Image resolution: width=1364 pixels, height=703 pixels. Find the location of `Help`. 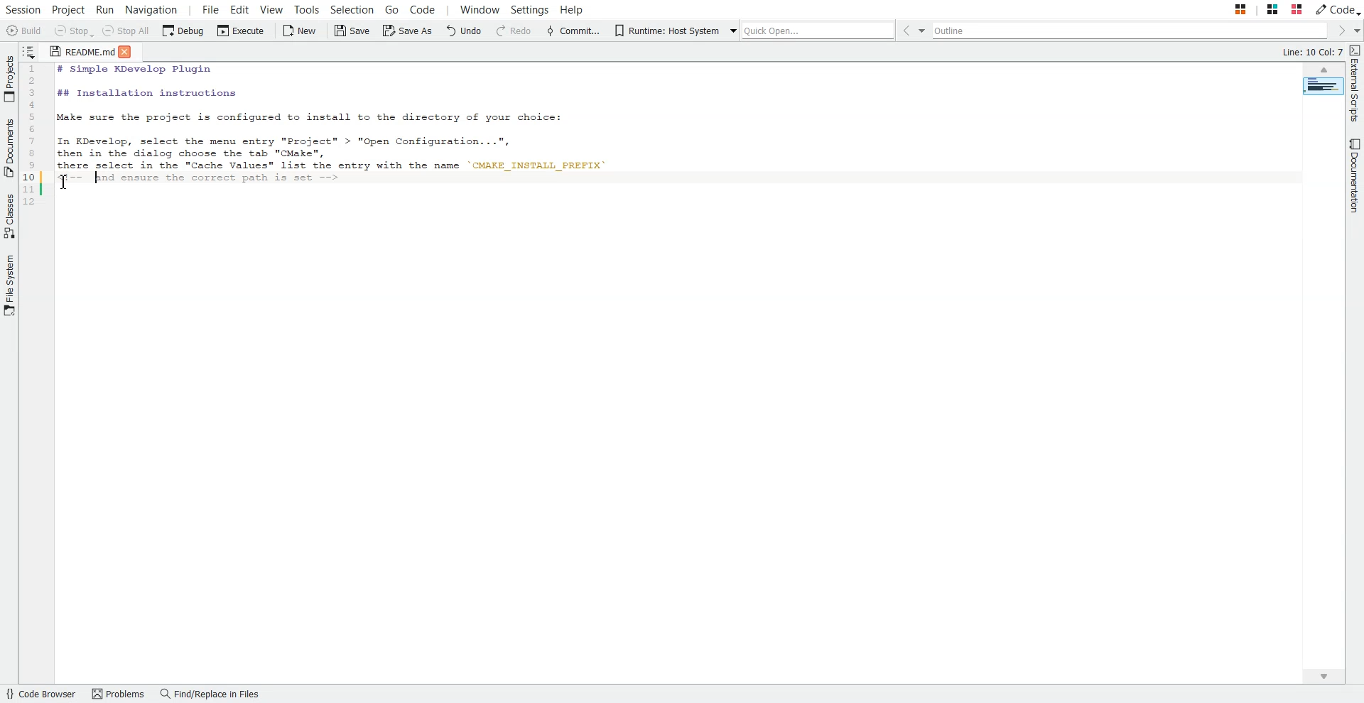

Help is located at coordinates (572, 9).